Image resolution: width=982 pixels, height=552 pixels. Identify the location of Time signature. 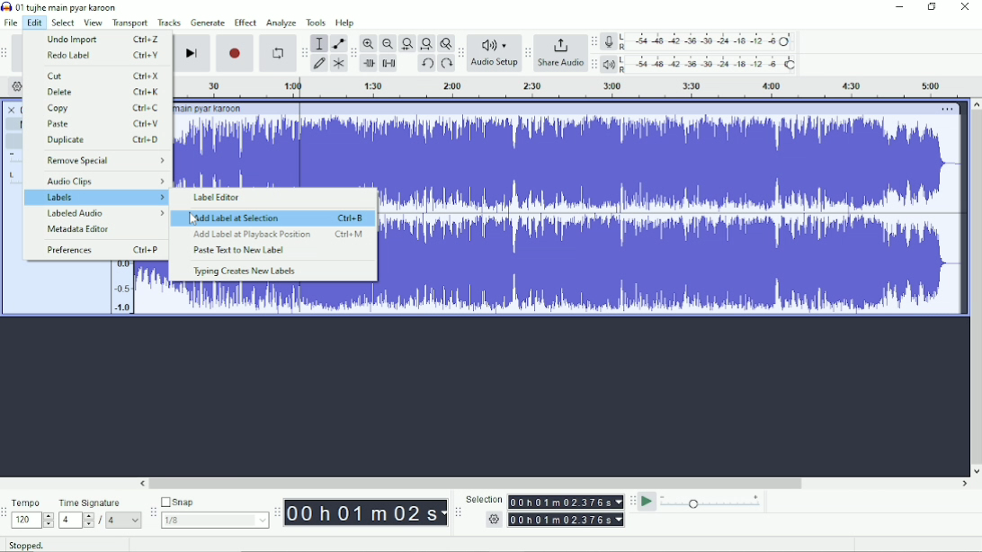
(101, 512).